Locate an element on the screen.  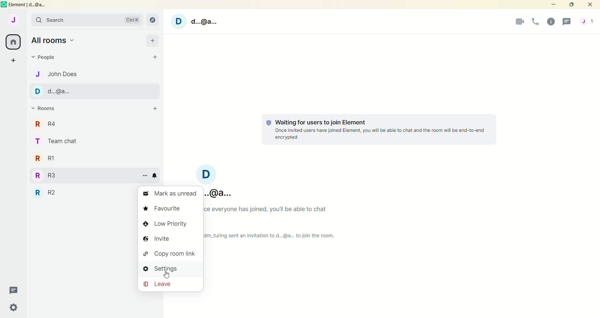
mark as unread is located at coordinates (170, 195).